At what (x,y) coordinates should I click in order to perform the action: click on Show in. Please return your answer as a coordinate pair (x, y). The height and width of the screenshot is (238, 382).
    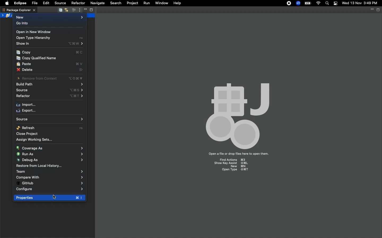
    Looking at the image, I should click on (50, 43).